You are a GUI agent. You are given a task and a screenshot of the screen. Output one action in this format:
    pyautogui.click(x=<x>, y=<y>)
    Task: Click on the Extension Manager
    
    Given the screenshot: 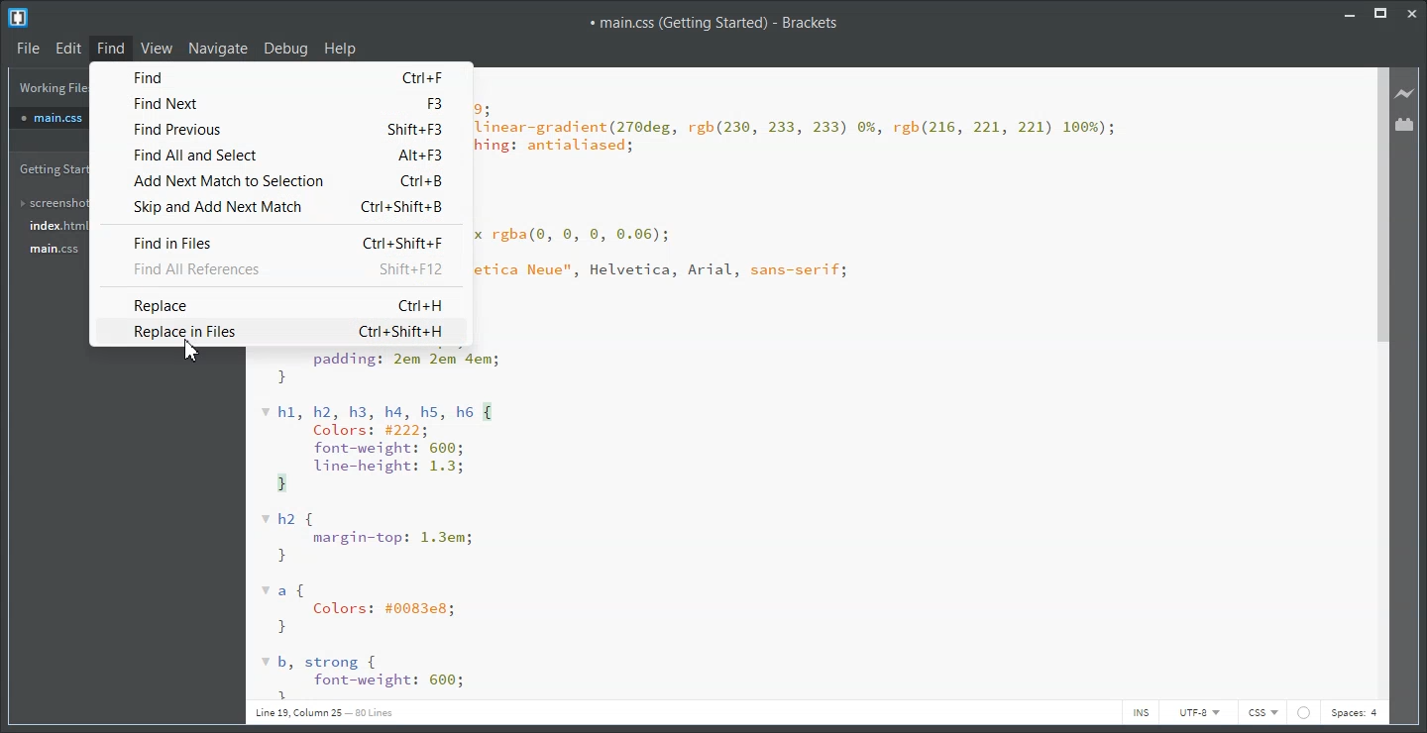 What is the action you would take?
    pyautogui.click(x=1405, y=124)
    